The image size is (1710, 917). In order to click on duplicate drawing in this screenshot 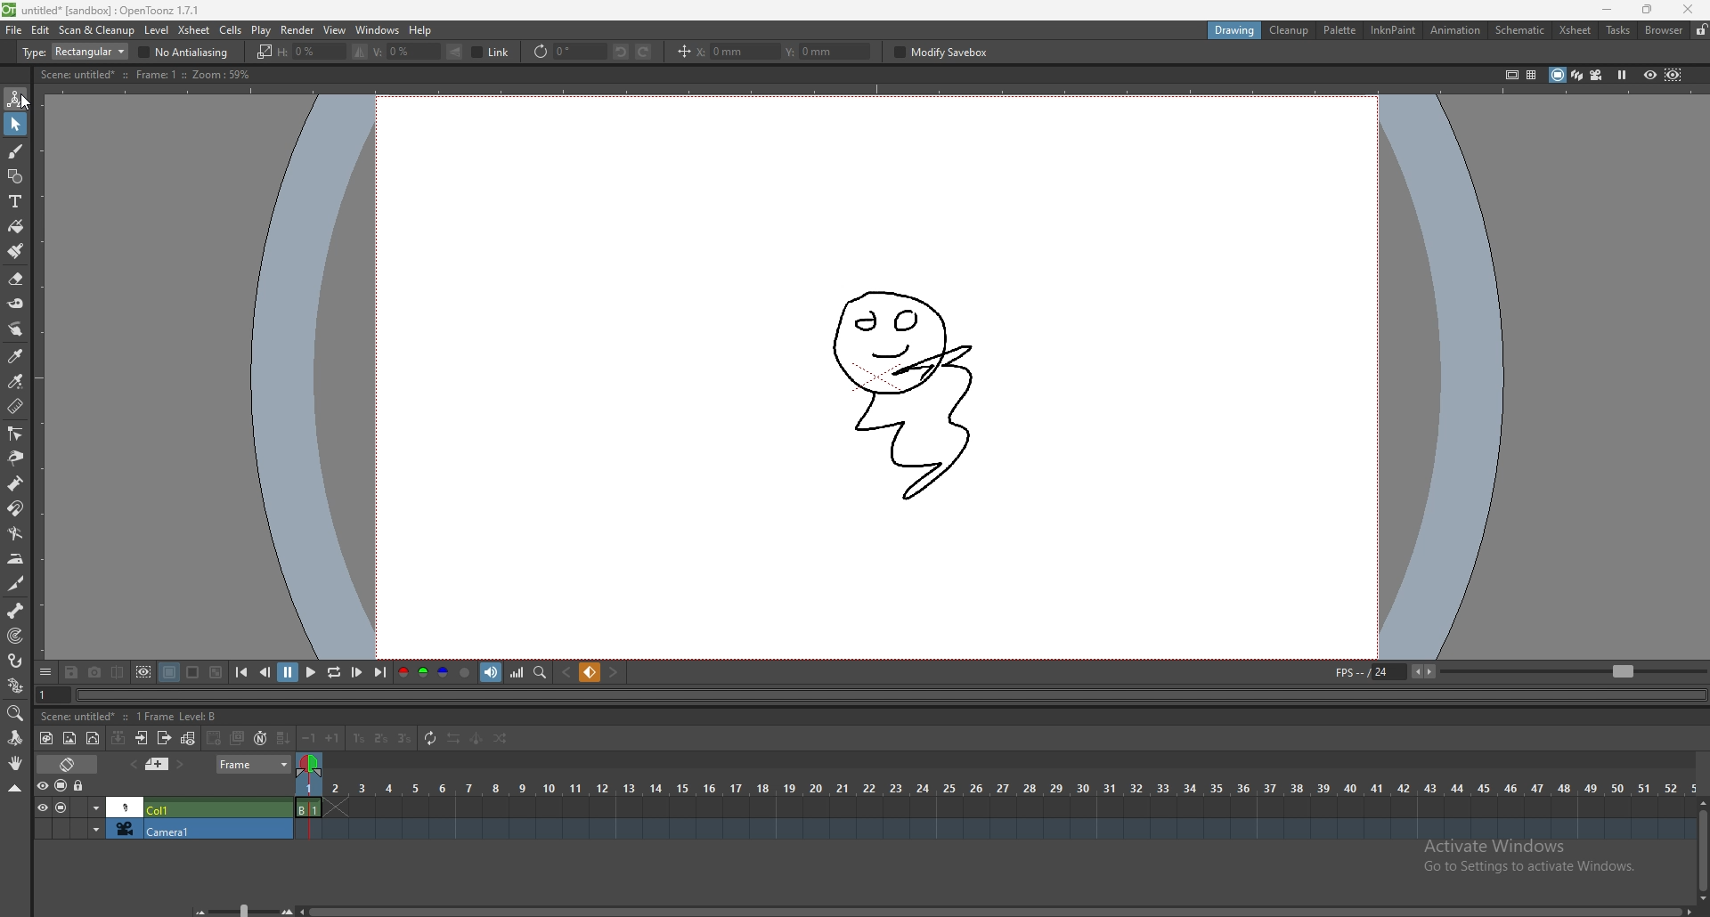, I will do `click(239, 737)`.